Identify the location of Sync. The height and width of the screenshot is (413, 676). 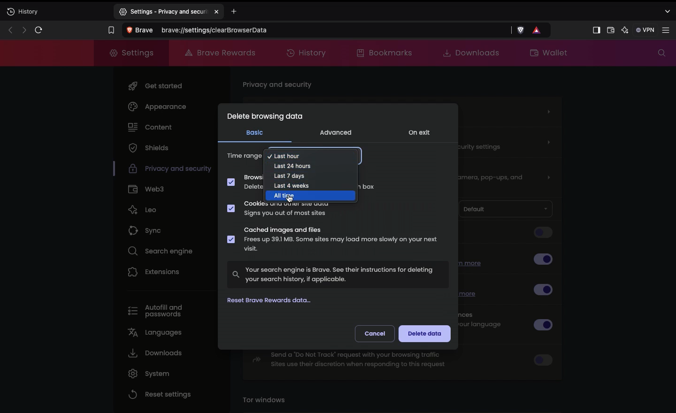
(153, 231).